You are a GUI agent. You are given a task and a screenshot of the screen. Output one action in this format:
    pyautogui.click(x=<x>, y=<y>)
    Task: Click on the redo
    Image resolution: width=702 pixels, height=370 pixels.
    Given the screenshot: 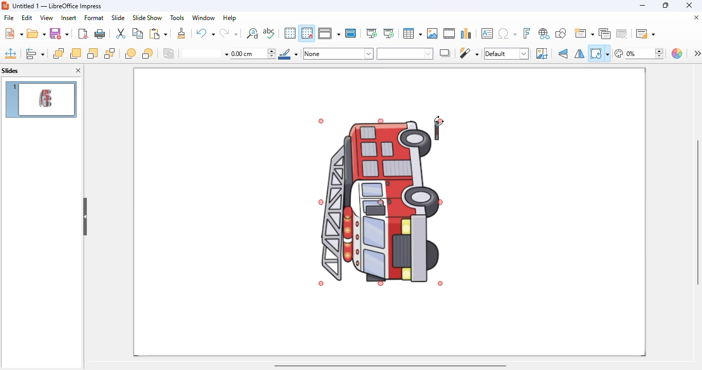 What is the action you would take?
    pyautogui.click(x=228, y=33)
    